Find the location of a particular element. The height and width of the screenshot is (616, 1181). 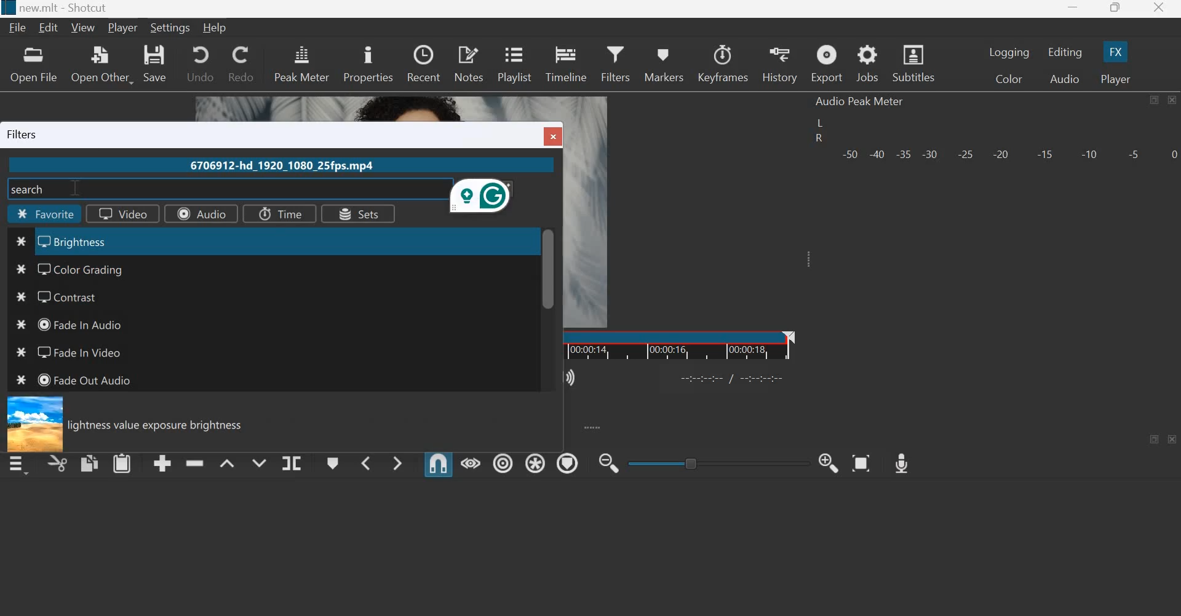

Brightness is located at coordinates (86, 241).